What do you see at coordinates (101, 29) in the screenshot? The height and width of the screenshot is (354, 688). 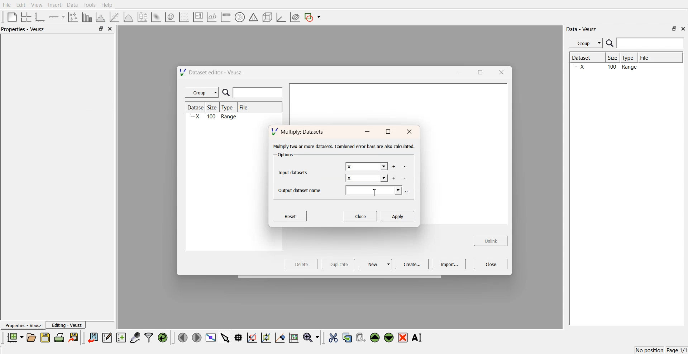 I see `minimise or maximise` at bounding box center [101, 29].